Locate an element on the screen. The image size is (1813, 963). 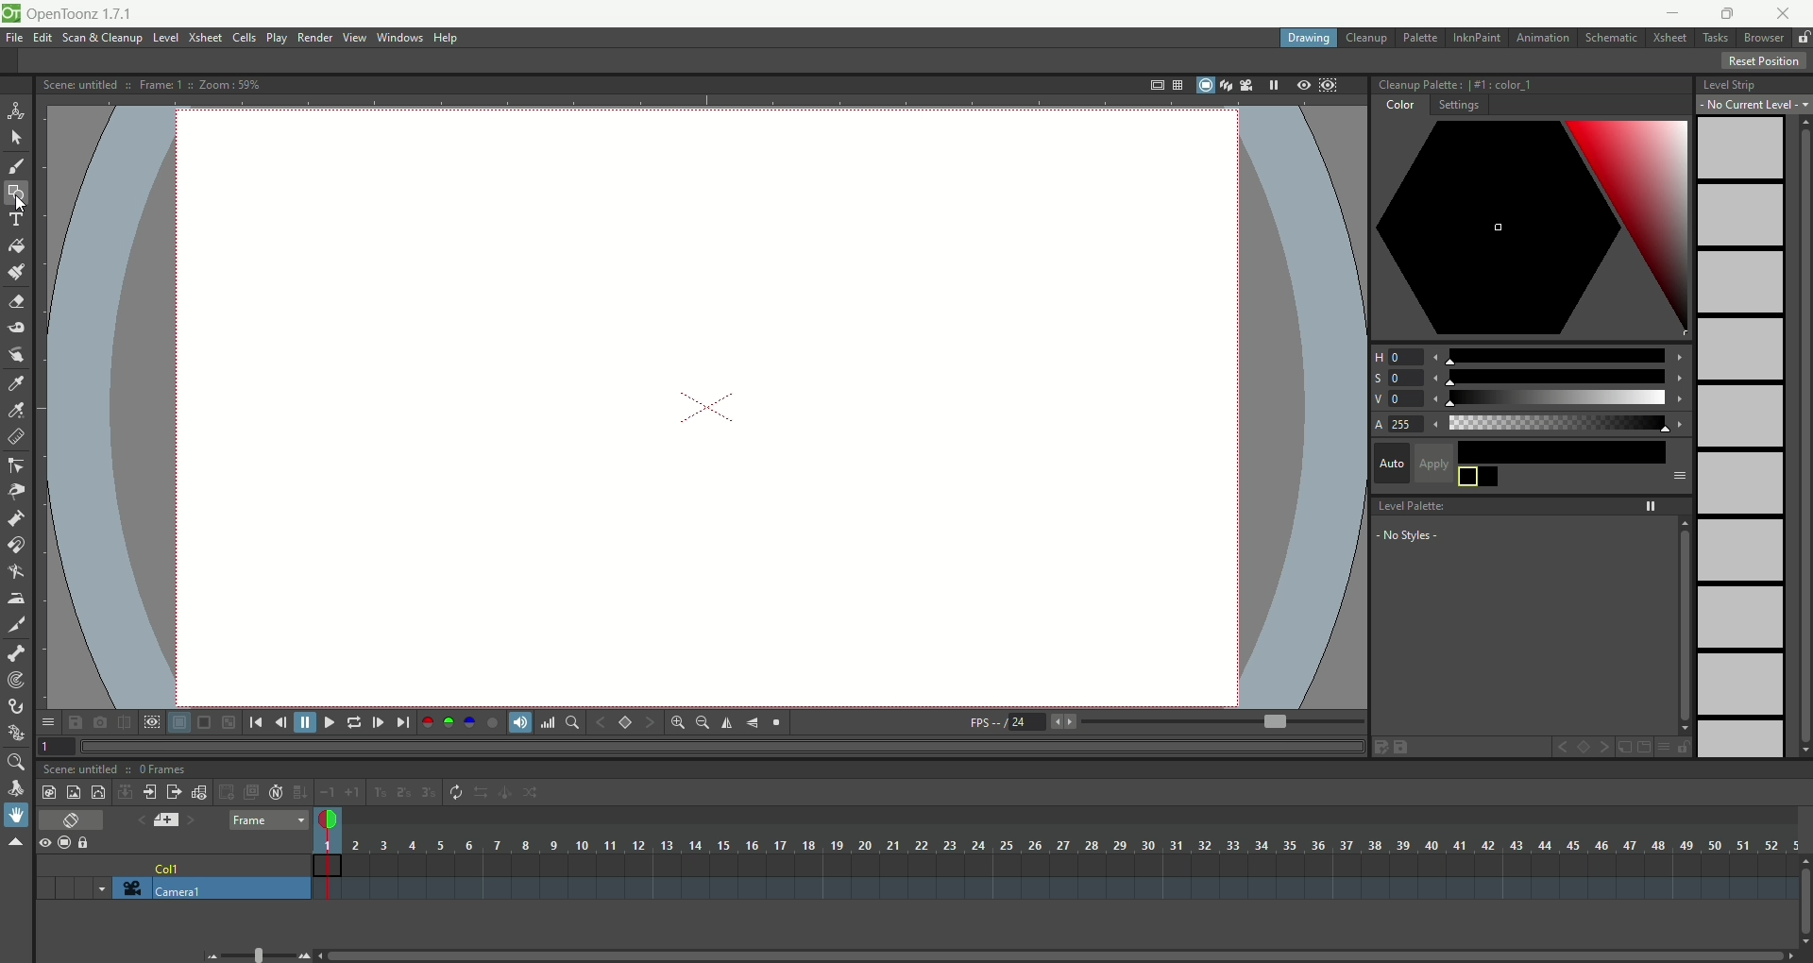
vertical scroll bar is located at coordinates (1800, 437).